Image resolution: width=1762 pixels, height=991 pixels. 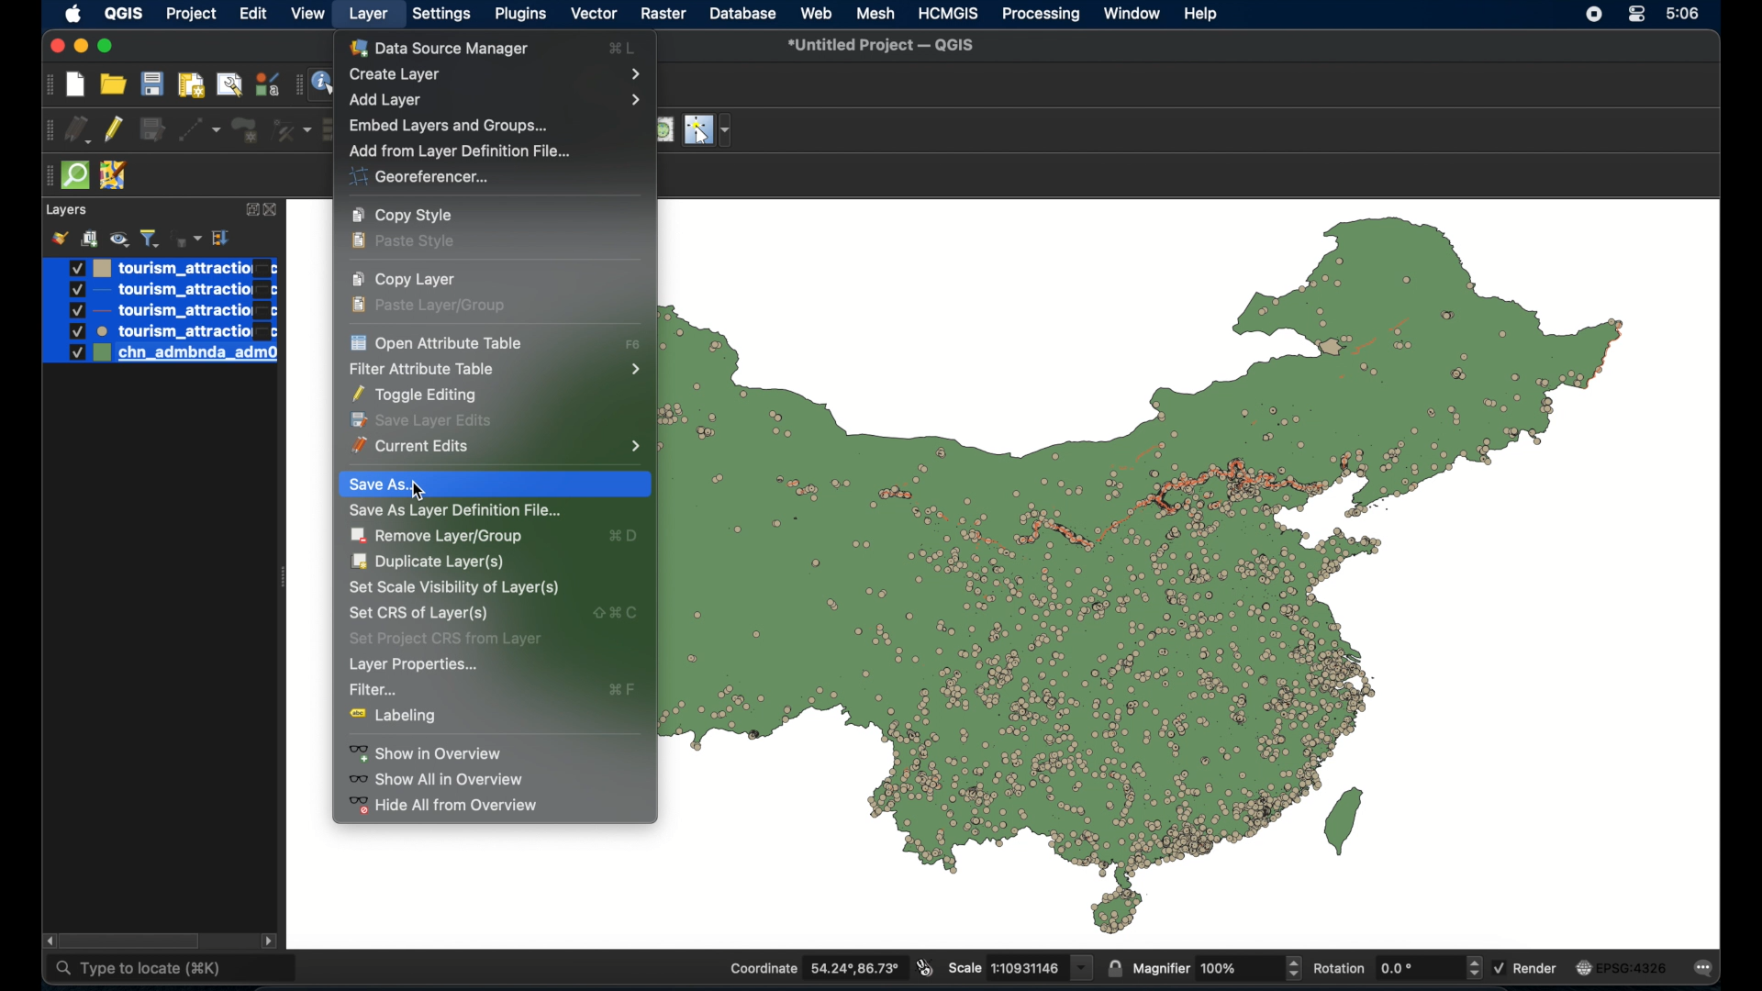 What do you see at coordinates (160, 354) in the screenshot?
I see `layer 5` at bounding box center [160, 354].